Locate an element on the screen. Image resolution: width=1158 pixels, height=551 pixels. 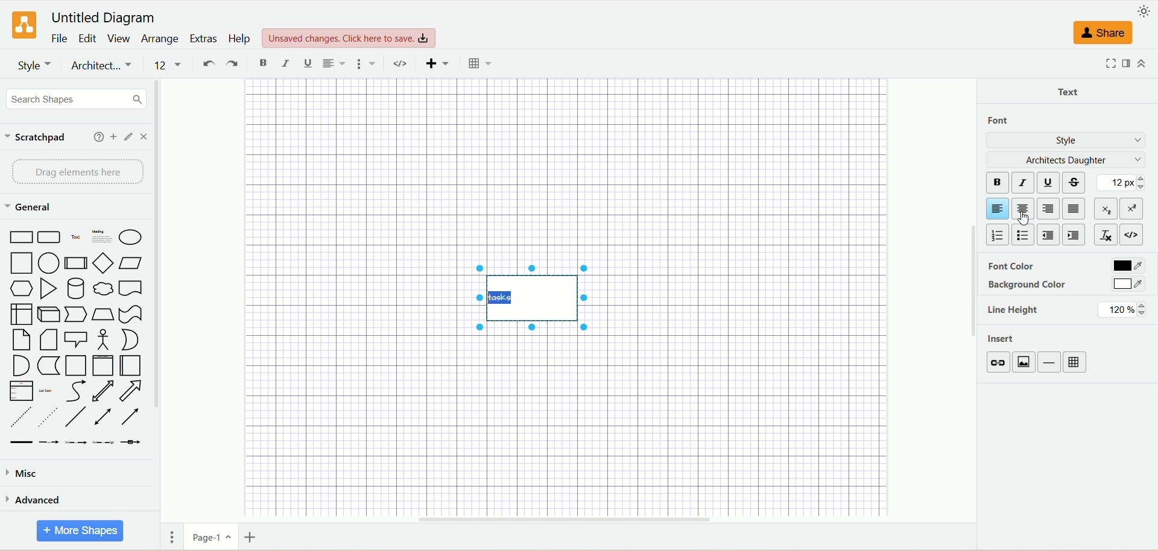
extras is located at coordinates (203, 39).